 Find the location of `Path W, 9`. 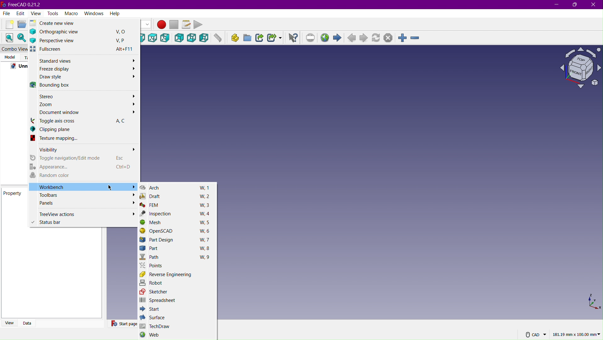

Path W, 9 is located at coordinates (177, 257).